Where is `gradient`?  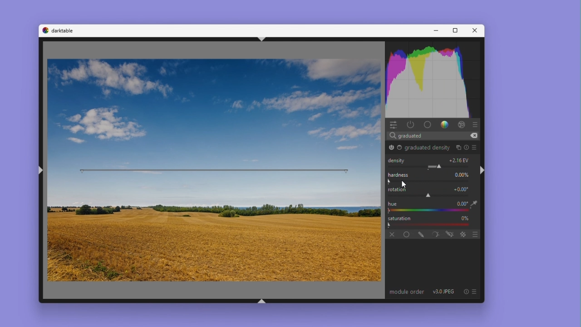
gradient is located at coordinates (443, 124).